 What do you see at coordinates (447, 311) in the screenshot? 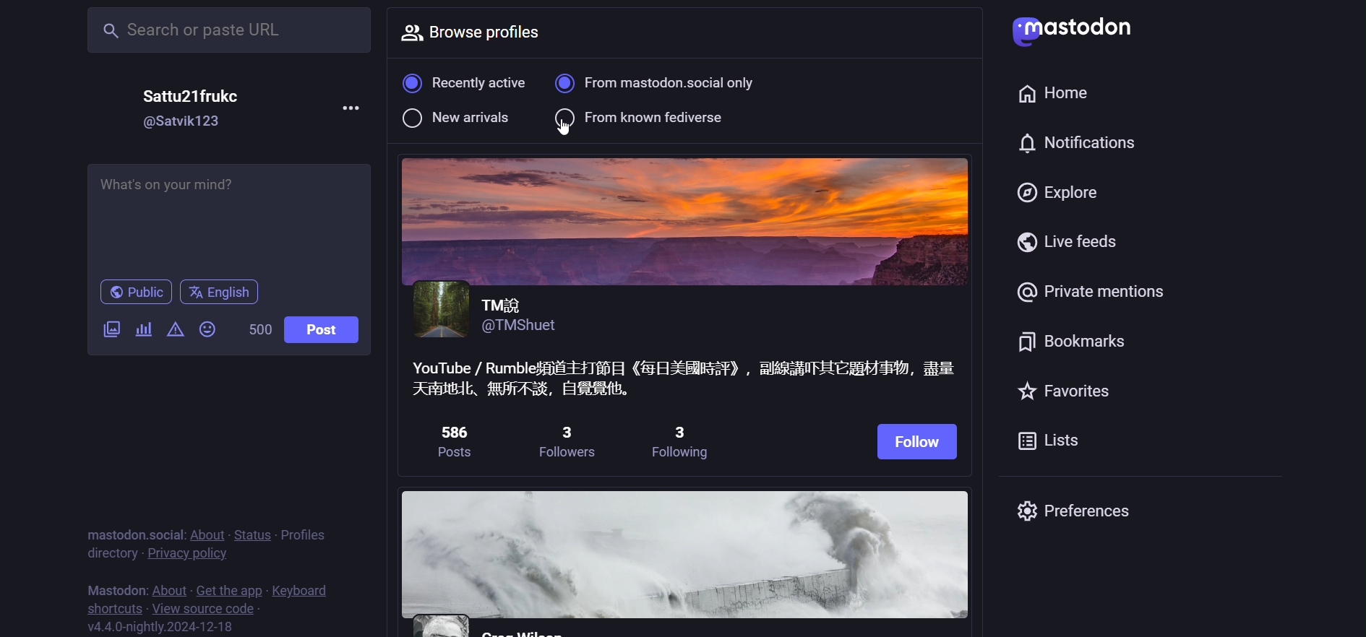
I see `profile picture` at bounding box center [447, 311].